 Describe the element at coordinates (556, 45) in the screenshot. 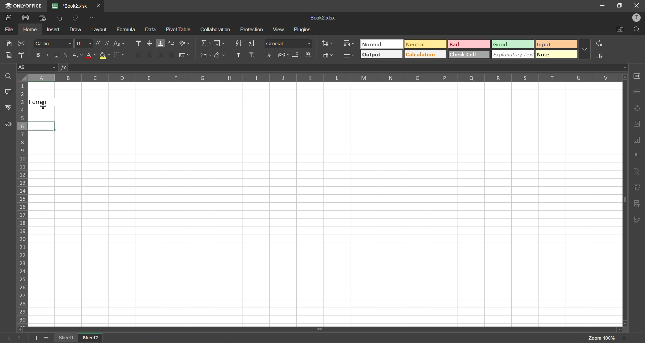

I see `input` at that location.